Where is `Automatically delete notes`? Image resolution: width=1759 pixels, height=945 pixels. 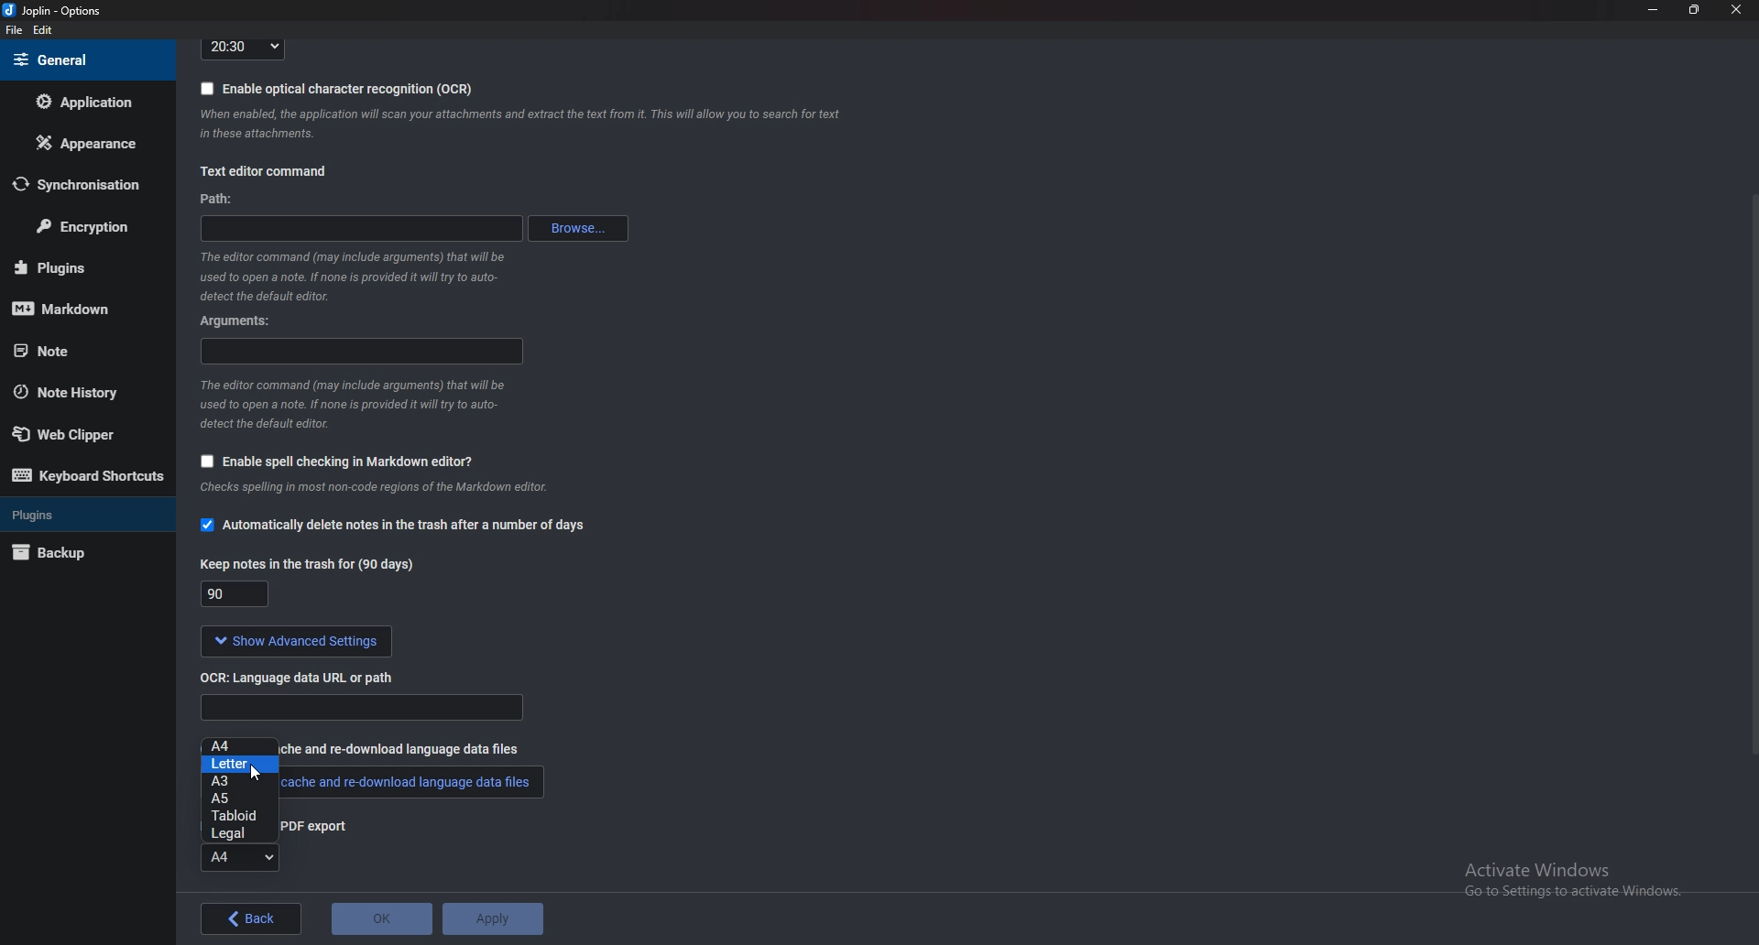
Automatically delete notes is located at coordinates (392, 527).